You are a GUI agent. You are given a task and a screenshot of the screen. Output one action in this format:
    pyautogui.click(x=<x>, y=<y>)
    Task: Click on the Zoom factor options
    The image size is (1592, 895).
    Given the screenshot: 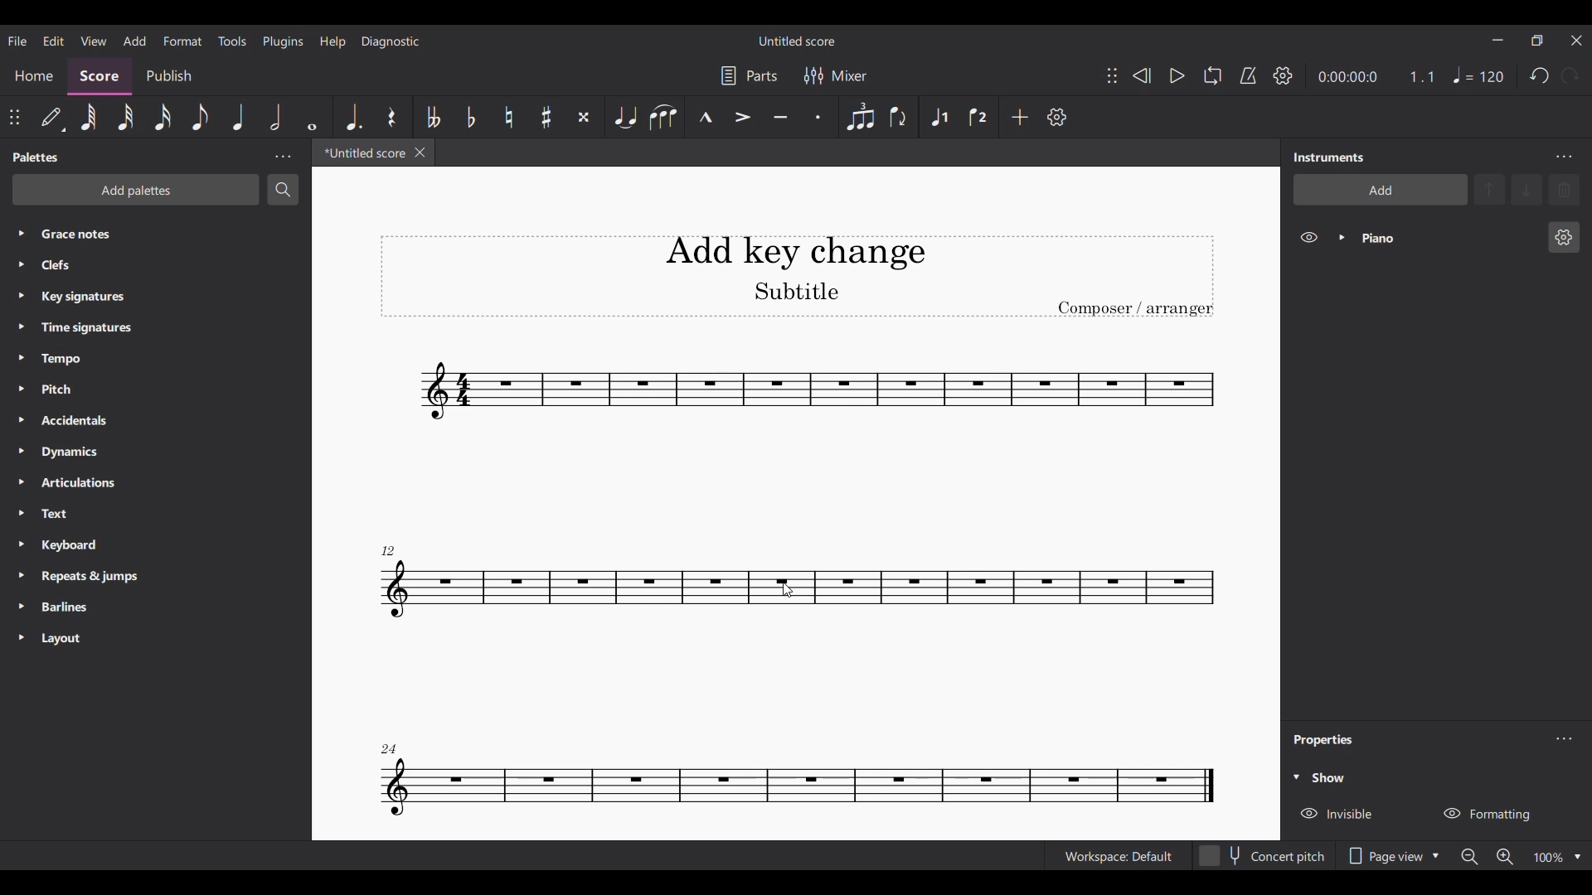 What is the action you would take?
    pyautogui.click(x=1577, y=858)
    